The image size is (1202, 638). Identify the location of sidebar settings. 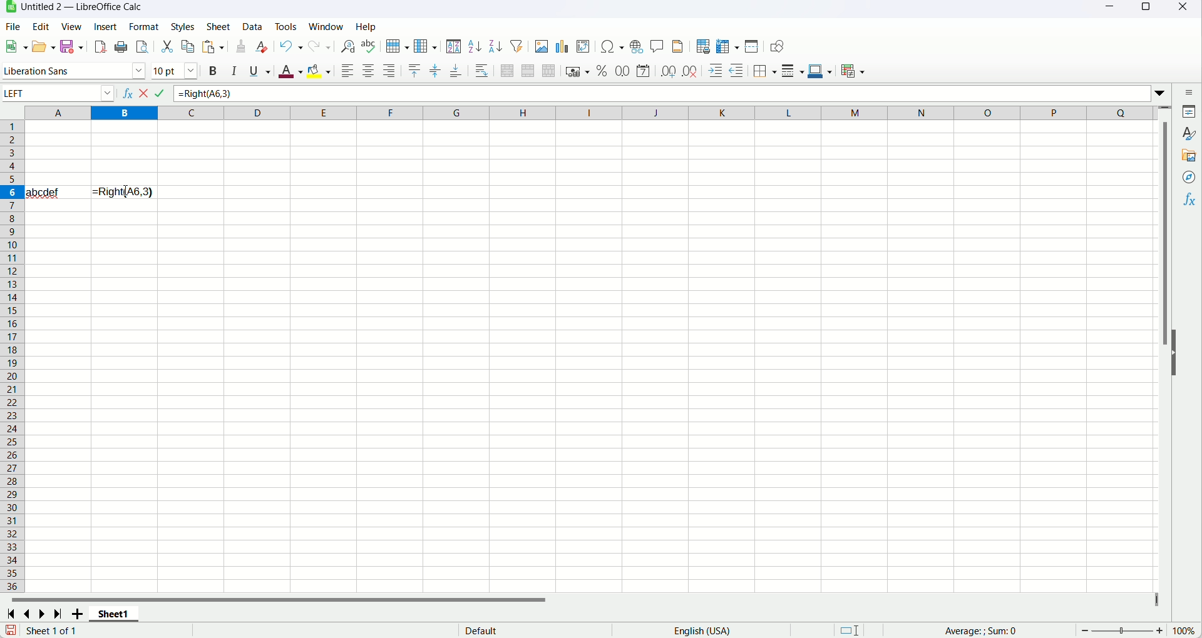
(1190, 93).